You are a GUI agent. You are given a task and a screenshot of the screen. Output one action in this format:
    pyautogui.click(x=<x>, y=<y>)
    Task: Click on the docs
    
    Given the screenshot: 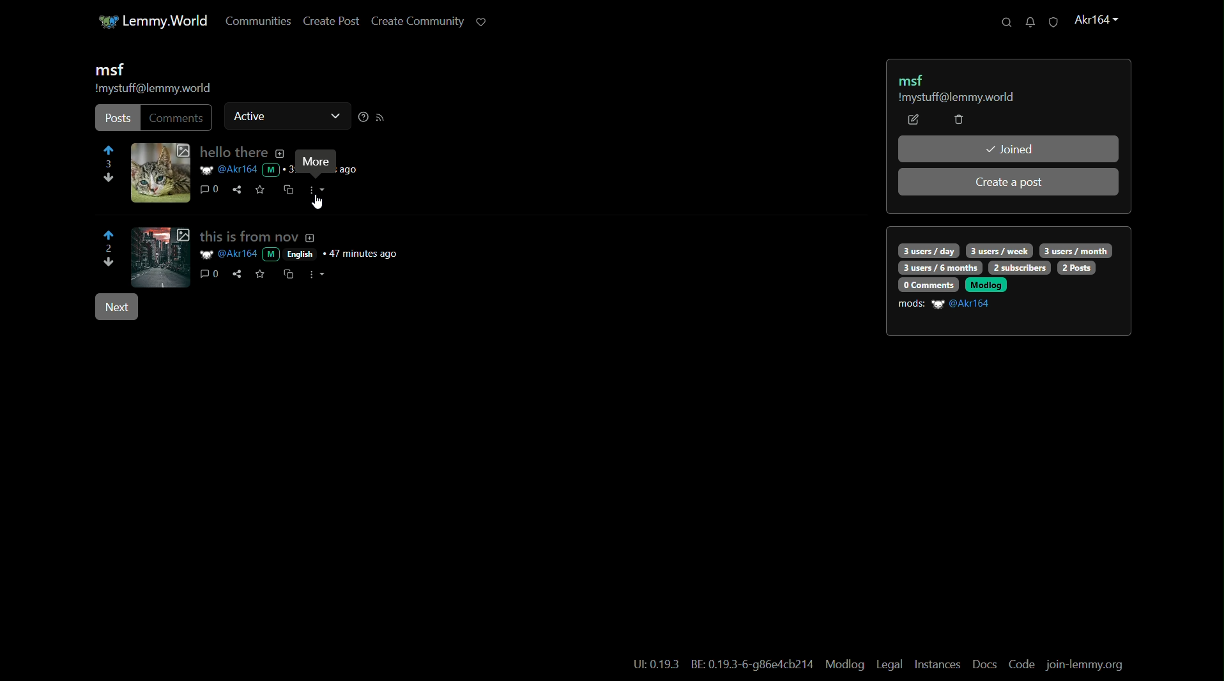 What is the action you would take?
    pyautogui.click(x=985, y=664)
    